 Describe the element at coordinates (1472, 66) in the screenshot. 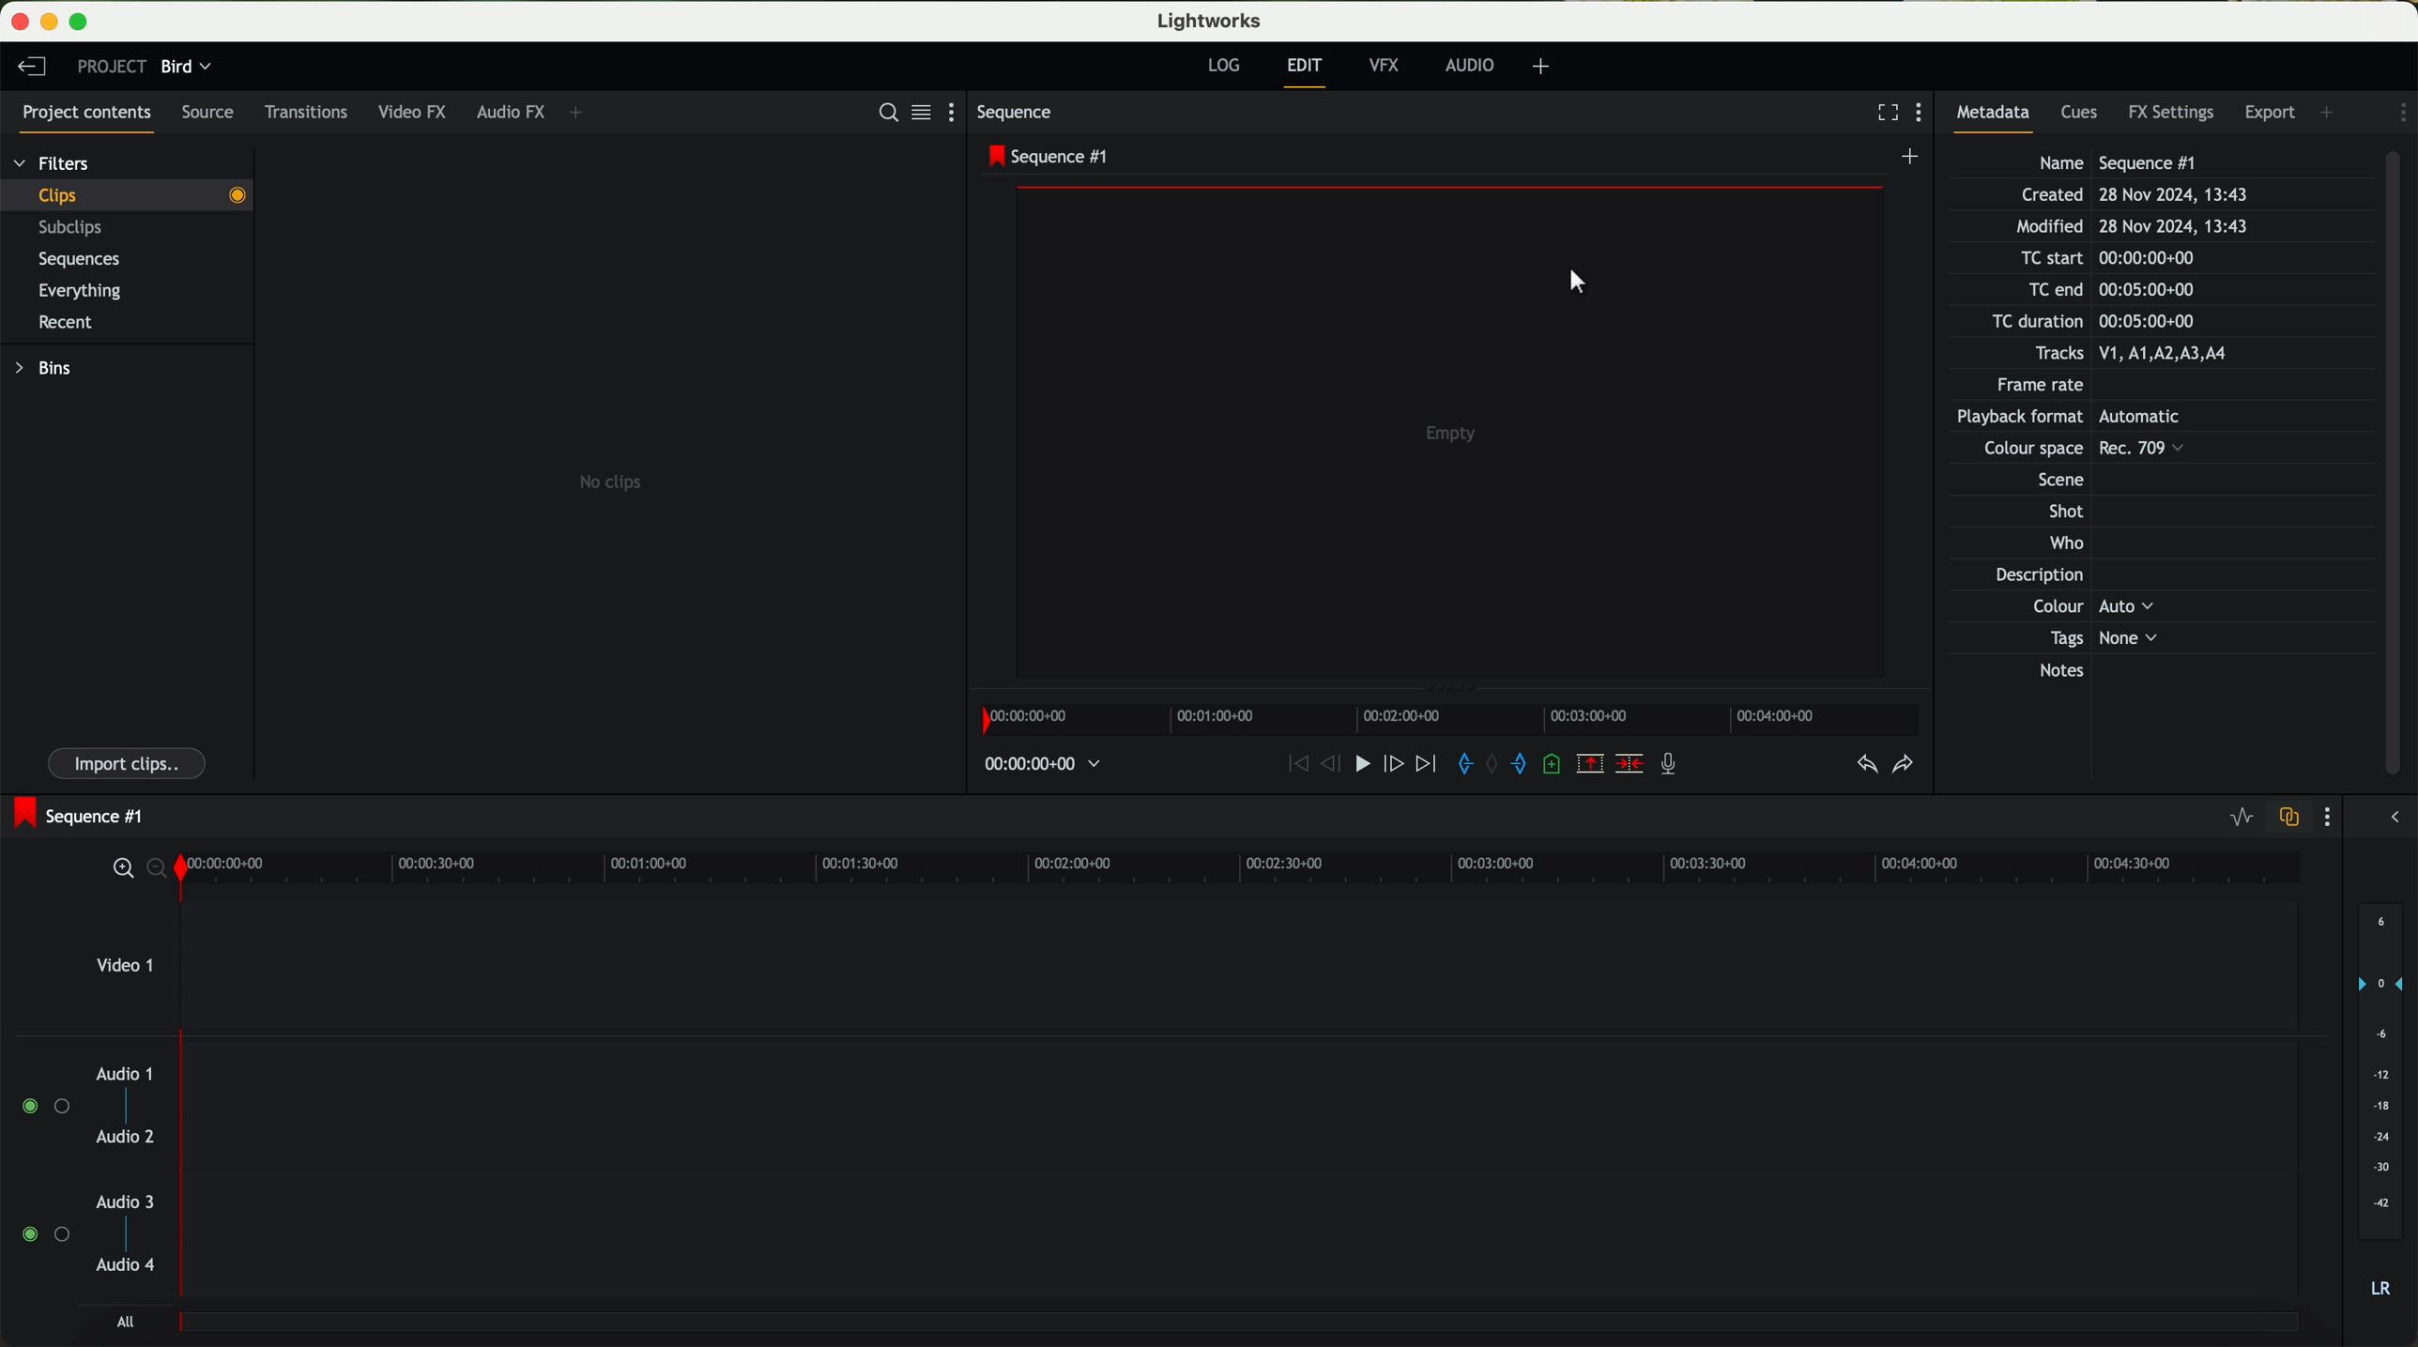

I see `audio` at that location.